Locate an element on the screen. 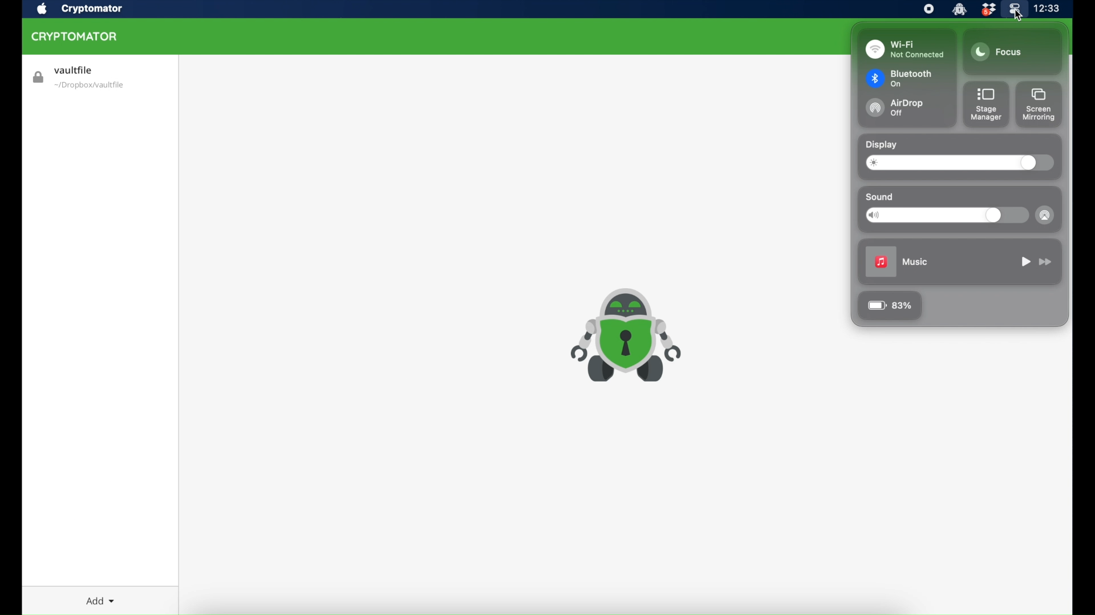  wi-fi is located at coordinates (908, 48).